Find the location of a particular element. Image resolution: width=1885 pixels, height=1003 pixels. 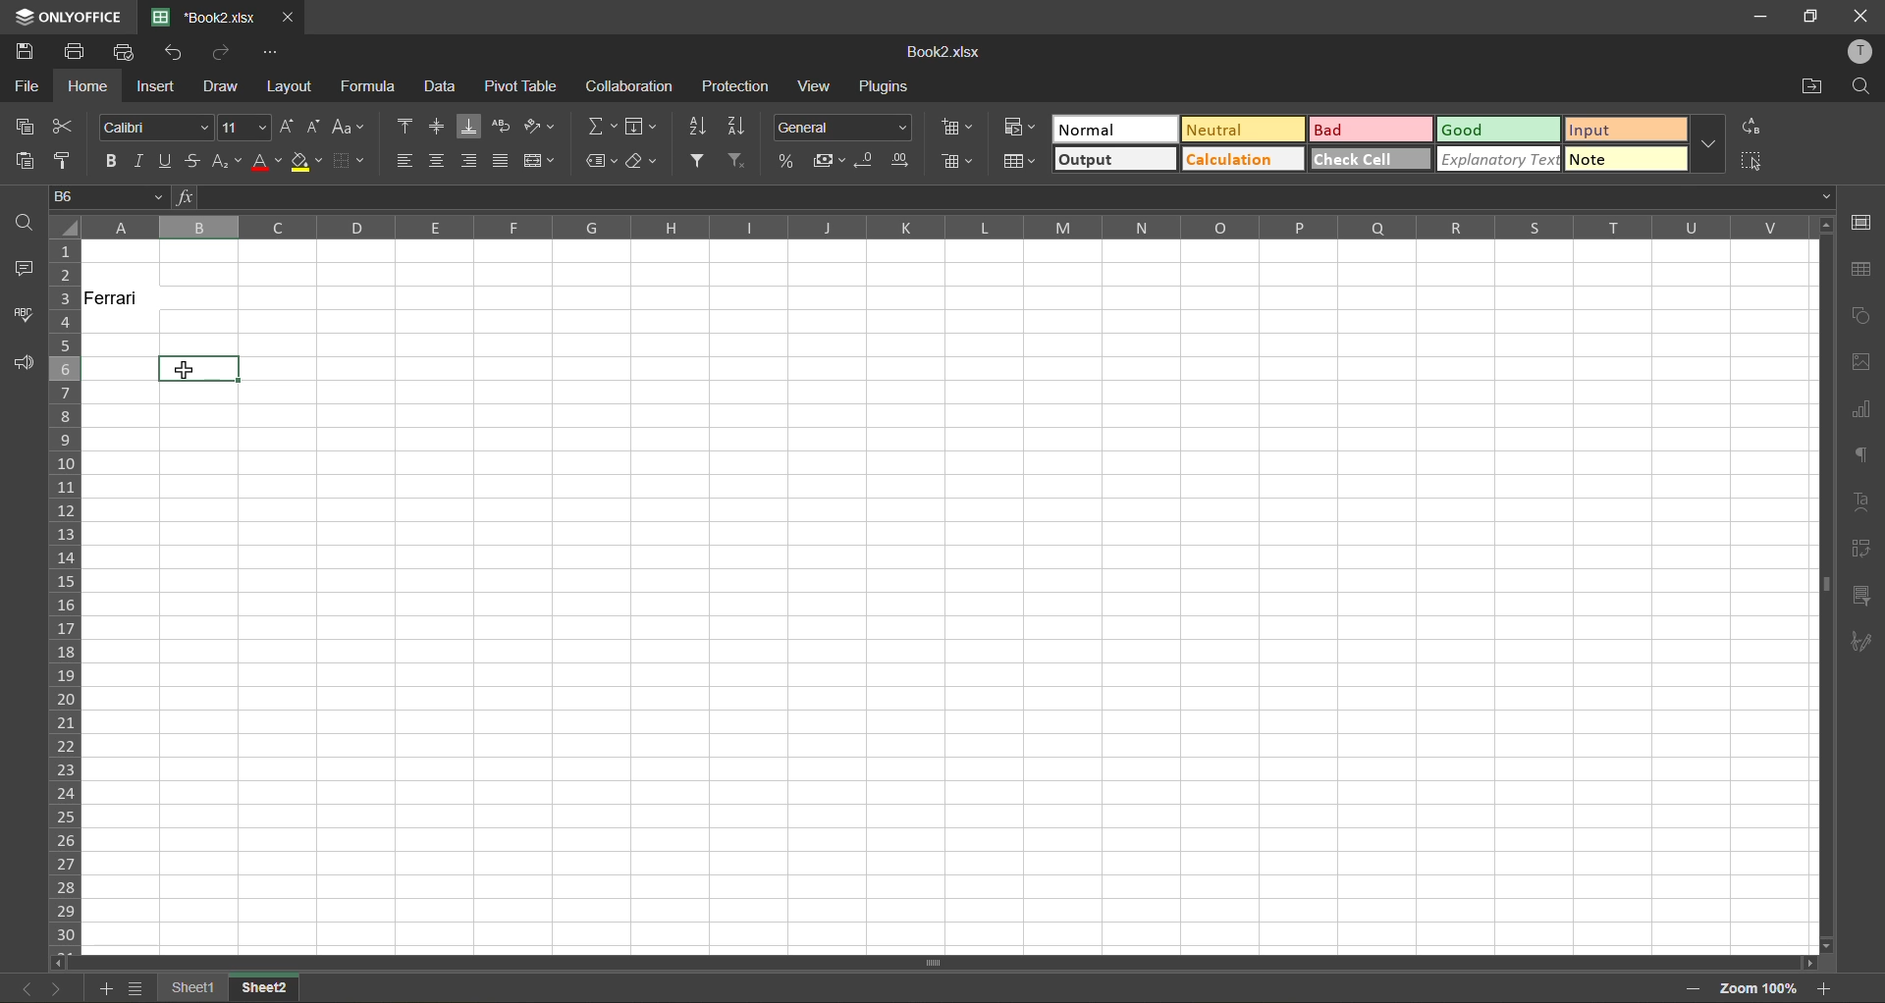

number format is located at coordinates (841, 126).